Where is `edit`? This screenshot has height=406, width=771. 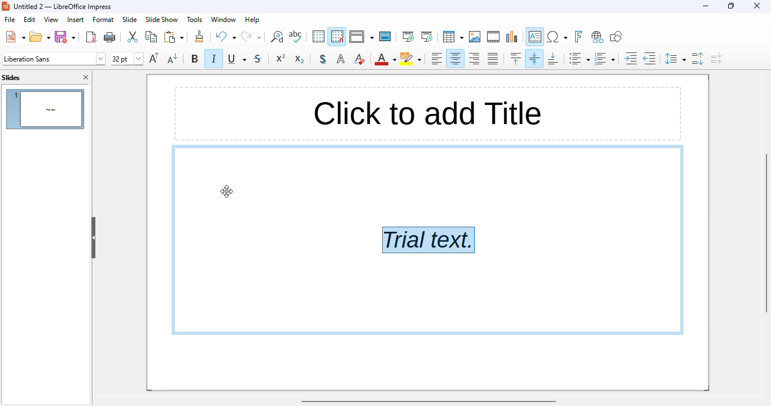
edit is located at coordinates (29, 20).